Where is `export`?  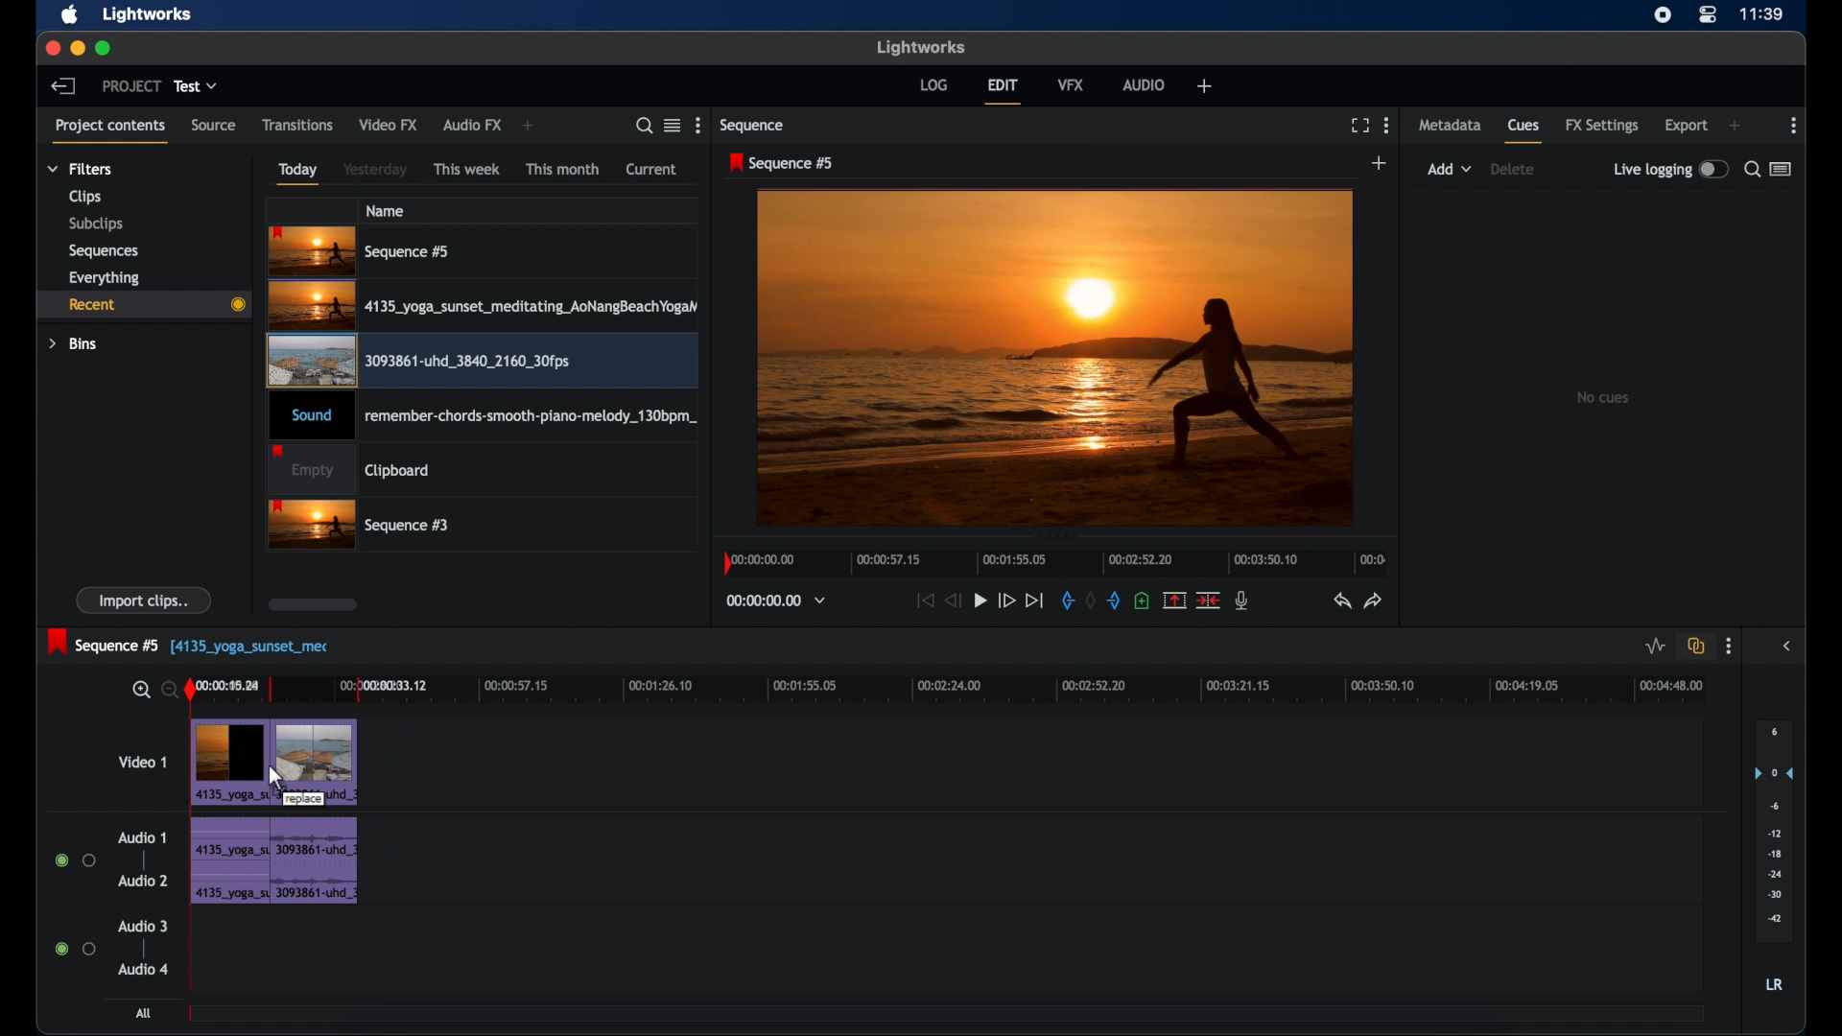 export is located at coordinates (1686, 125).